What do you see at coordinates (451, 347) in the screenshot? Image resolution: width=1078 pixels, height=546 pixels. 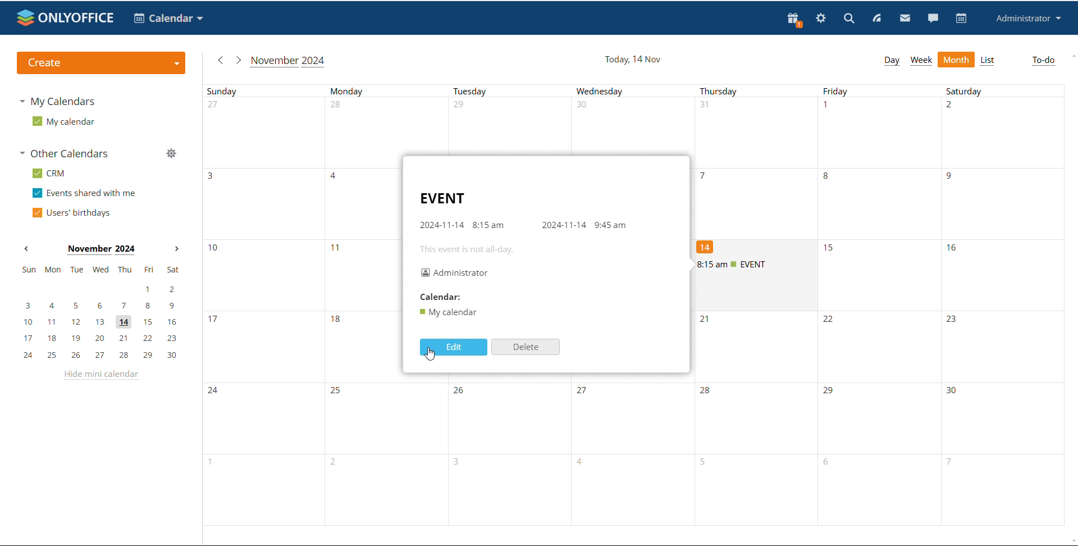 I see `edit` at bounding box center [451, 347].